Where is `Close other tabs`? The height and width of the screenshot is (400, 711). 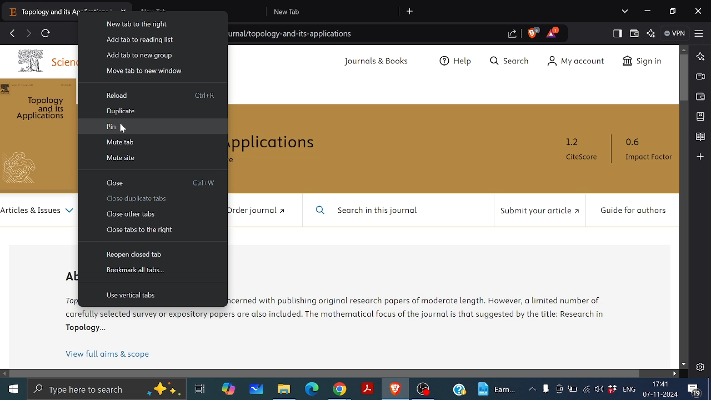
Close other tabs is located at coordinates (135, 214).